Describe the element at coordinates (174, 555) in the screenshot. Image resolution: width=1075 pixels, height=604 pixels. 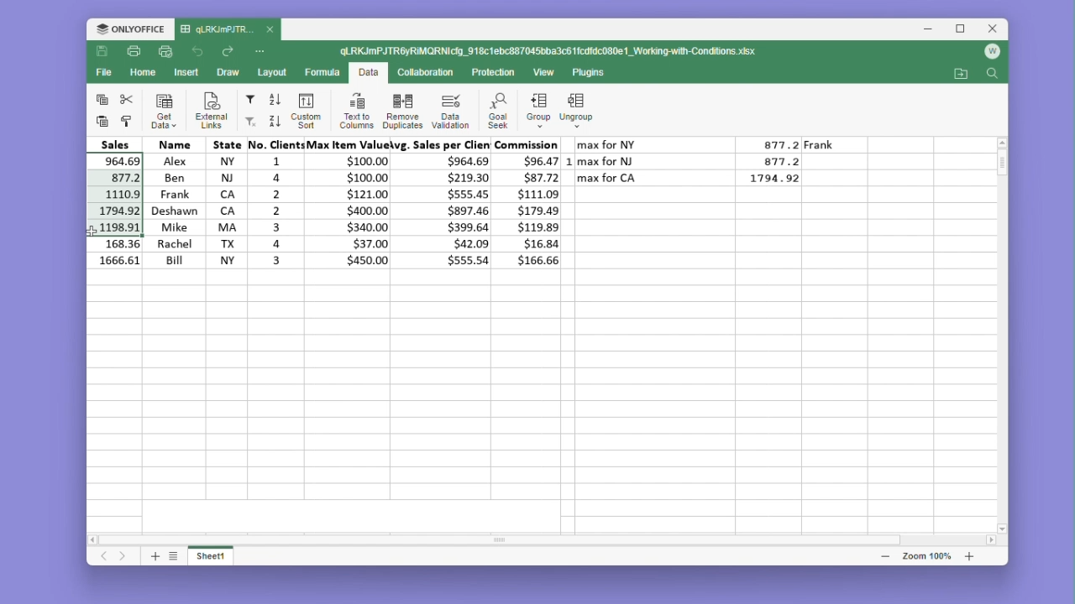
I see `list sheets` at that location.